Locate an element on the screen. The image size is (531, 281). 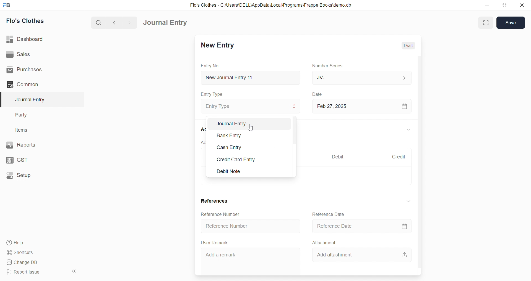
Cash Entry is located at coordinates (235, 148).